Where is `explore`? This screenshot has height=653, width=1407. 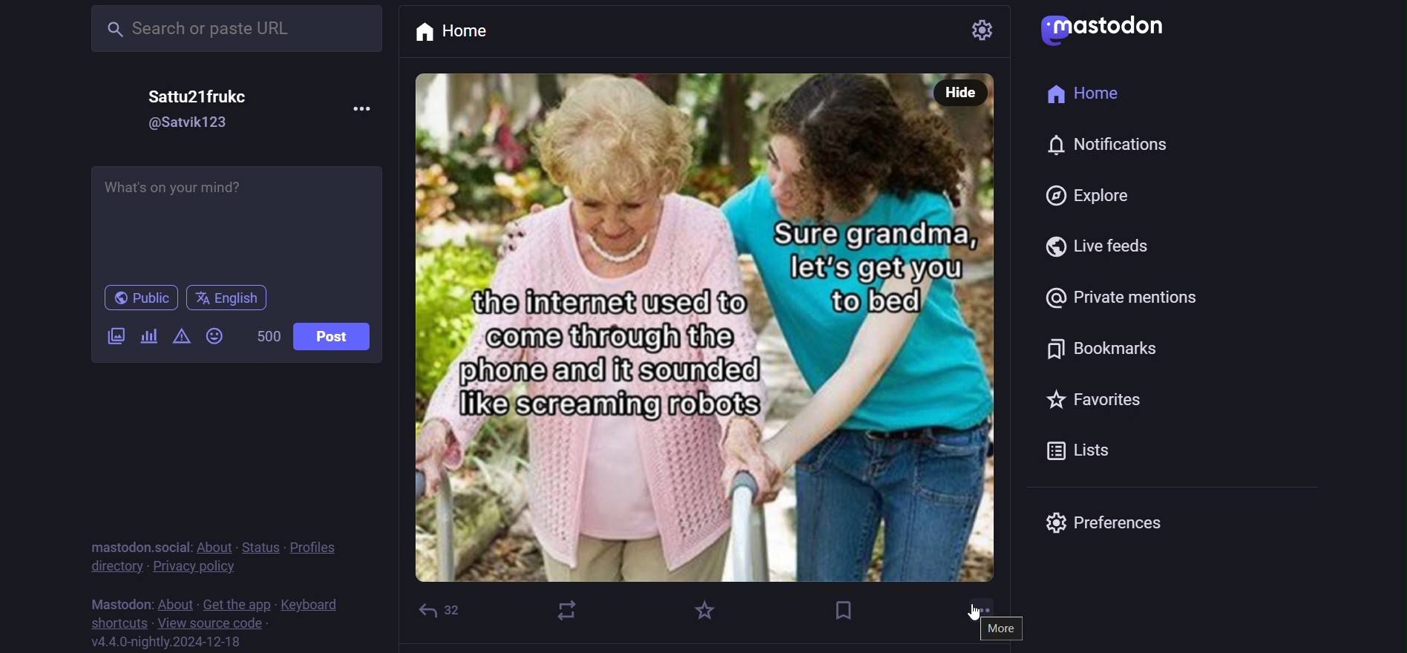
explore is located at coordinates (1087, 195).